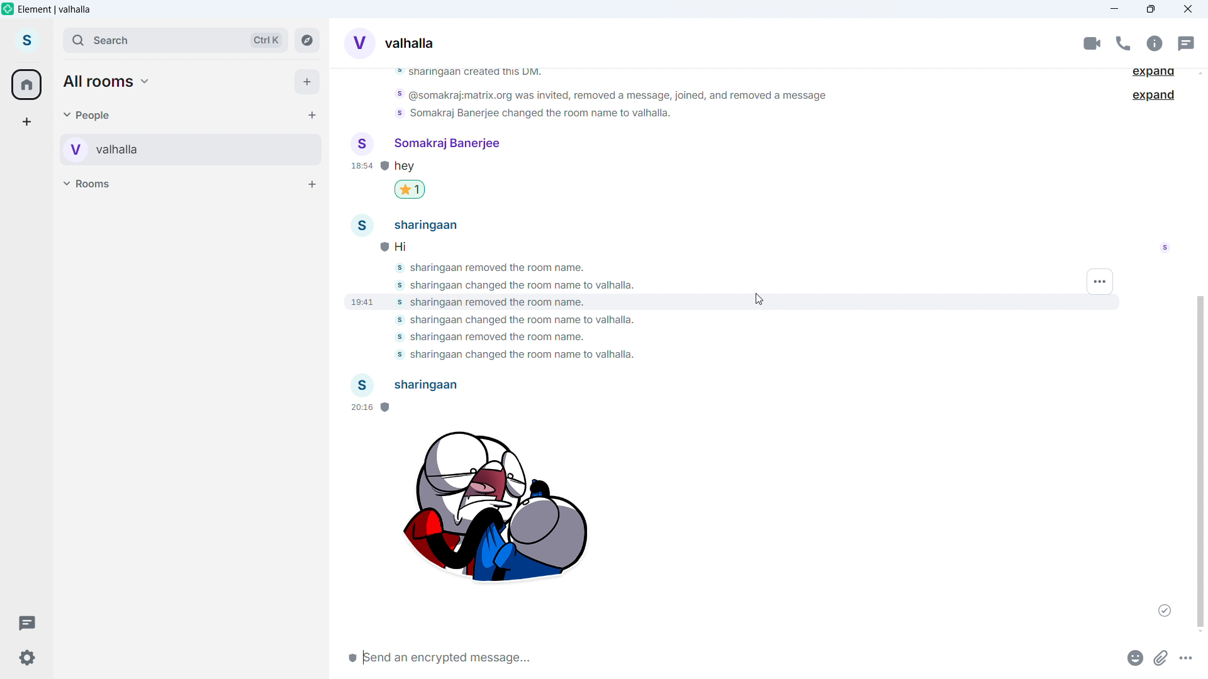 The image size is (1208, 679). What do you see at coordinates (364, 299) in the screenshot?
I see `19:41` at bounding box center [364, 299].